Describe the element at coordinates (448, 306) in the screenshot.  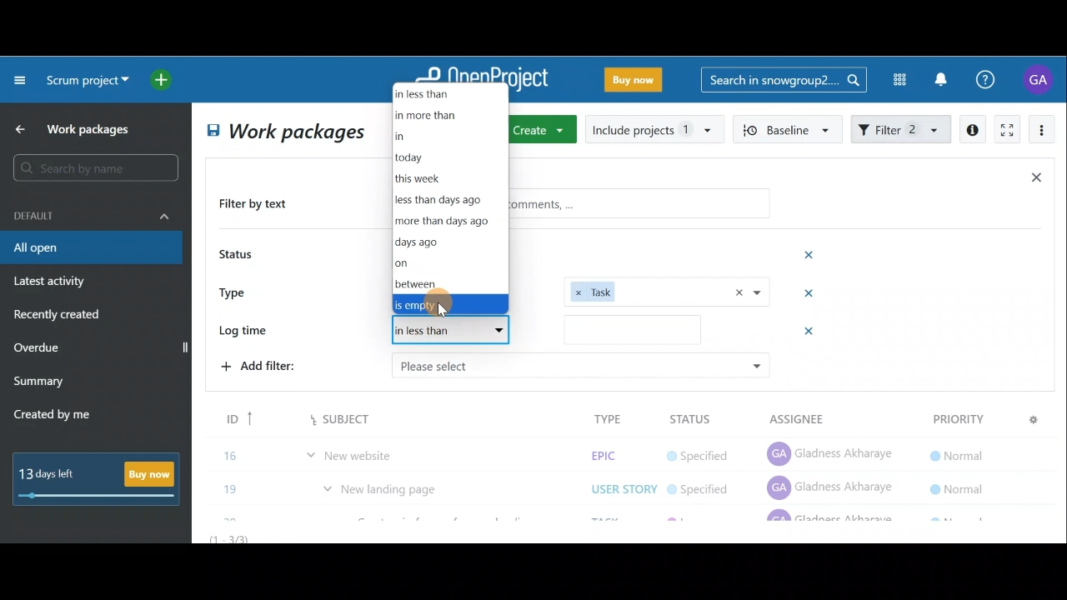
I see `is empty` at that location.